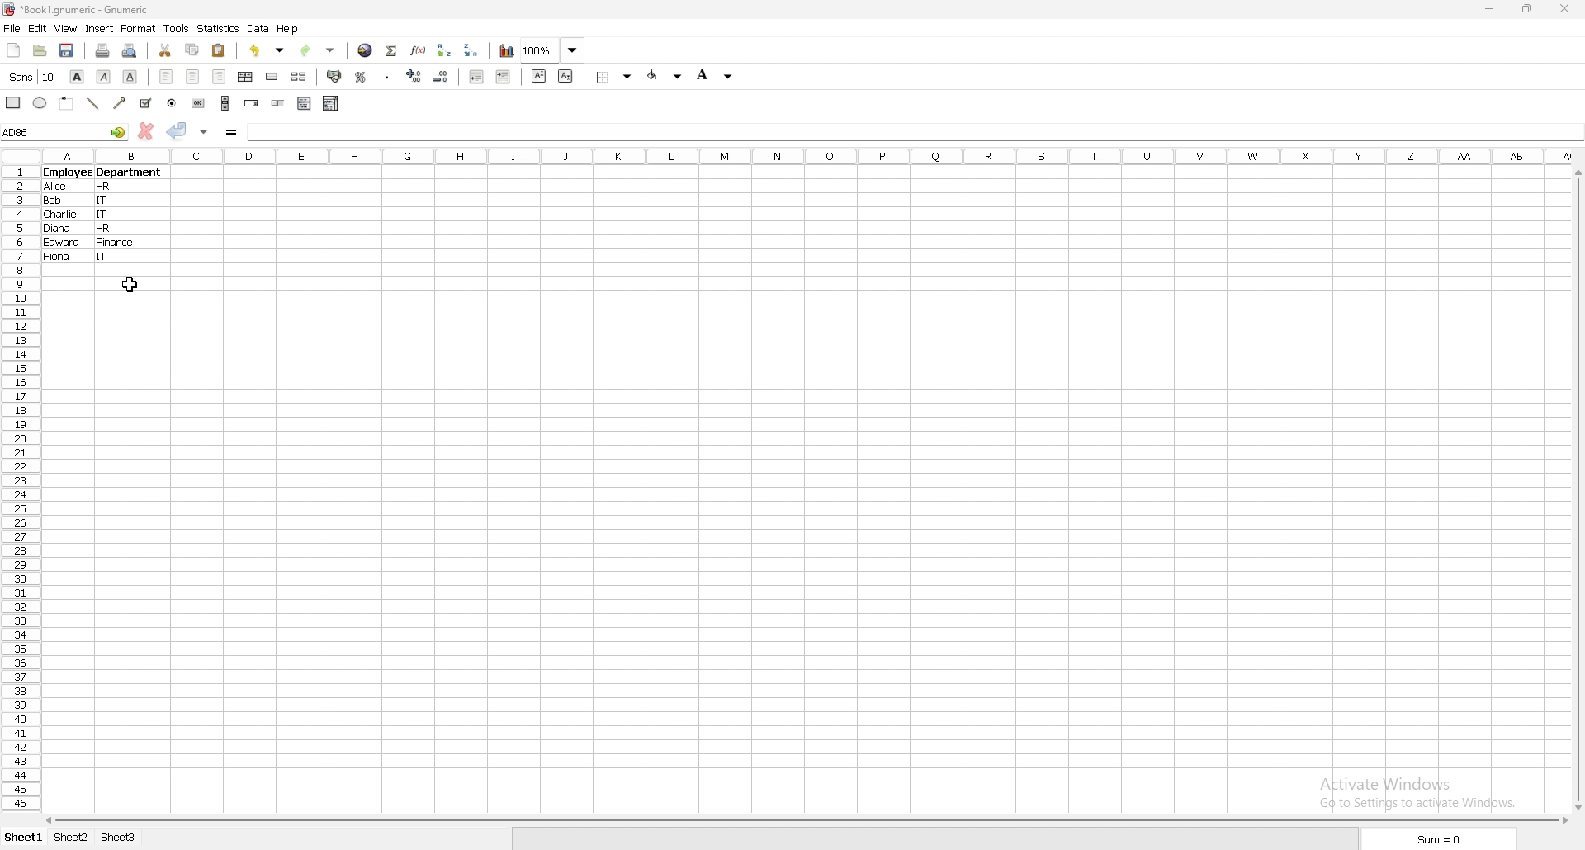 This screenshot has width=1585, height=850. I want to click on edward, so click(61, 245).